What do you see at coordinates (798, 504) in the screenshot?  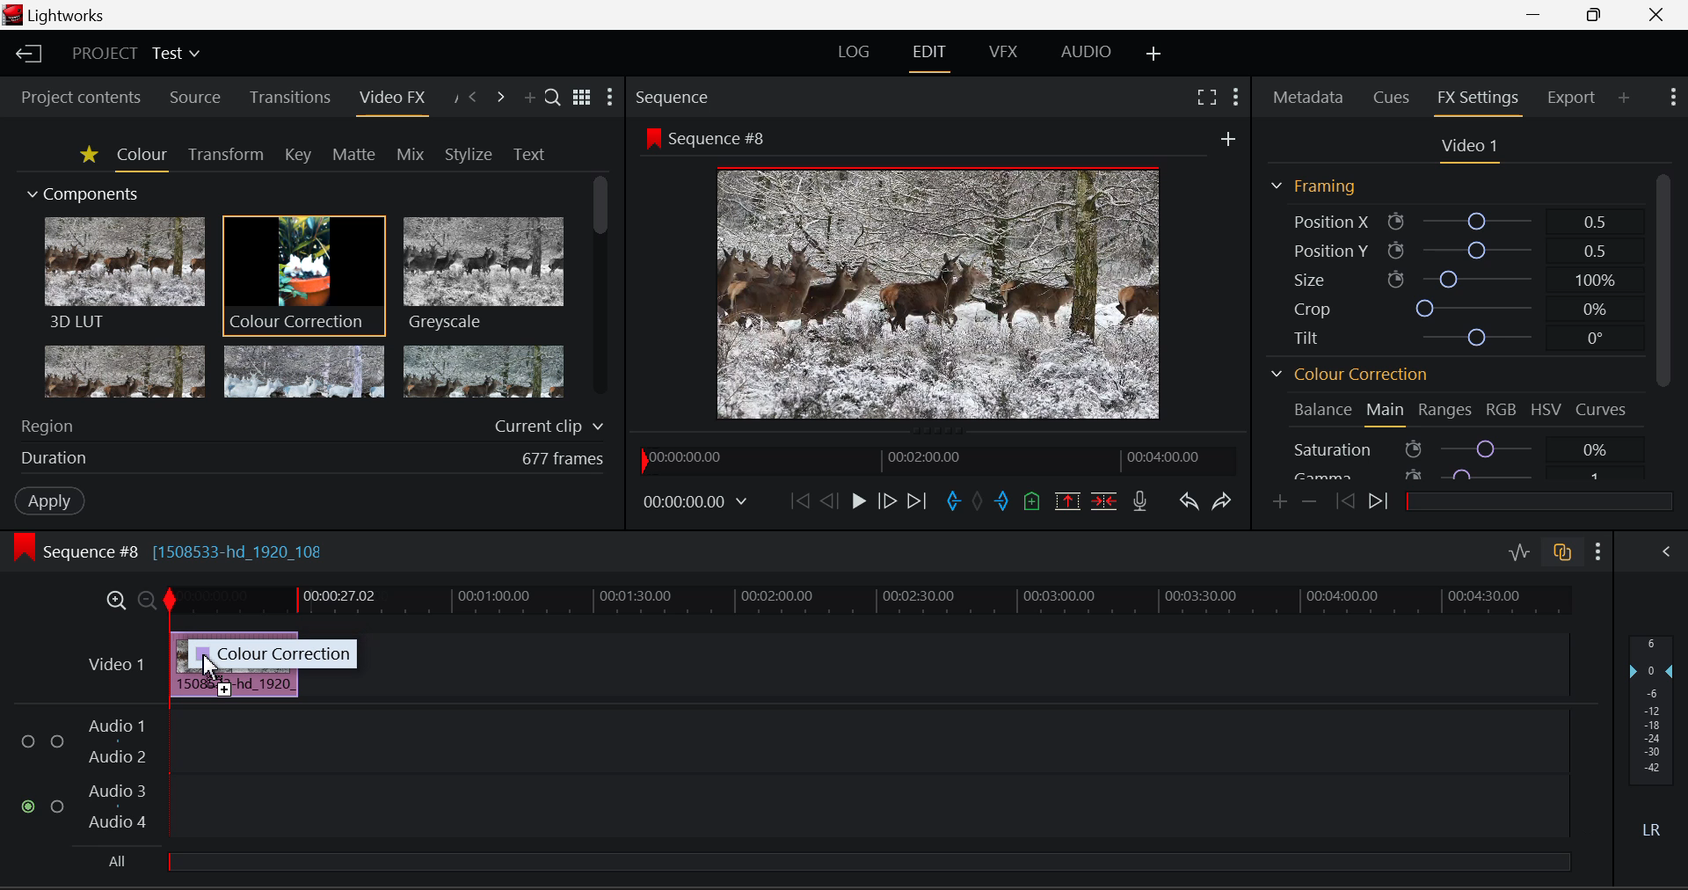 I see `To Start` at bounding box center [798, 504].